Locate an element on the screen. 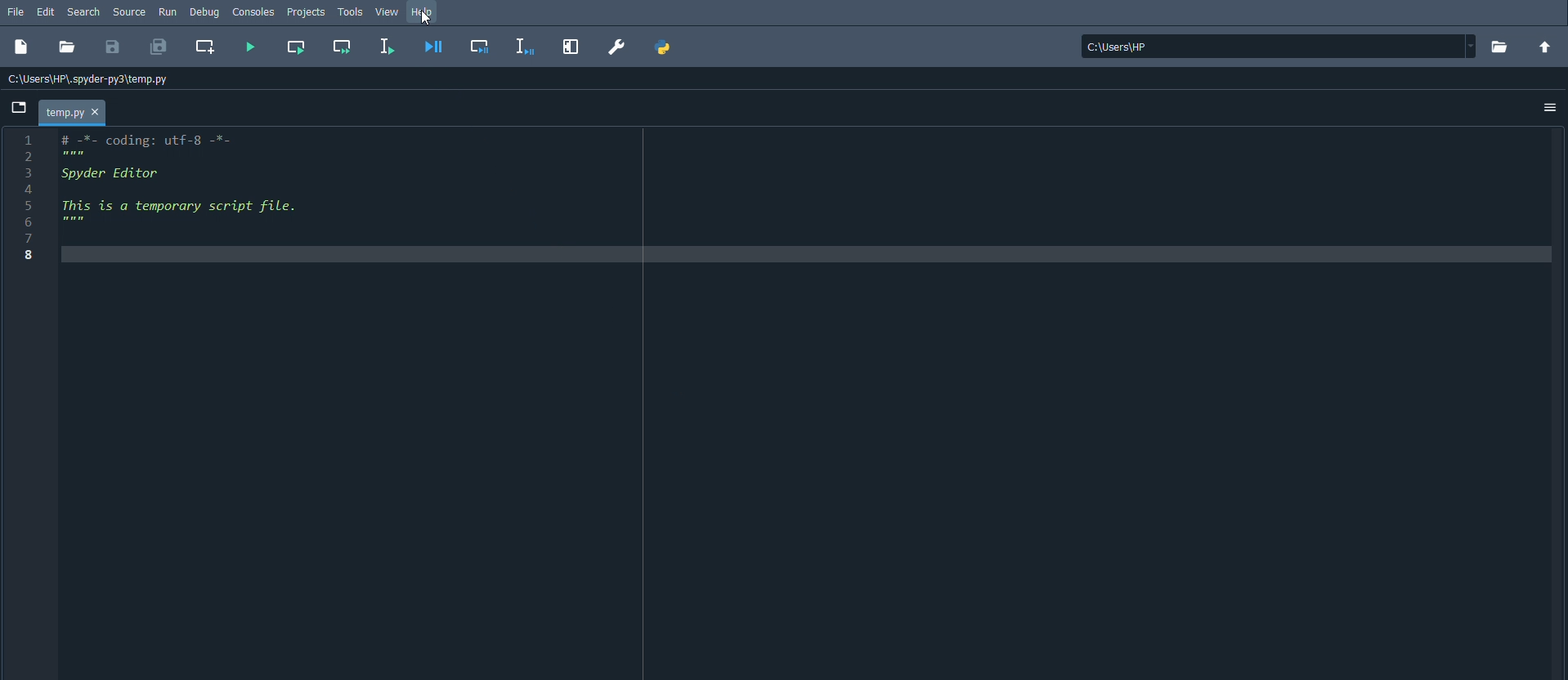 This screenshot has width=1568, height=680. View is located at coordinates (390, 14).